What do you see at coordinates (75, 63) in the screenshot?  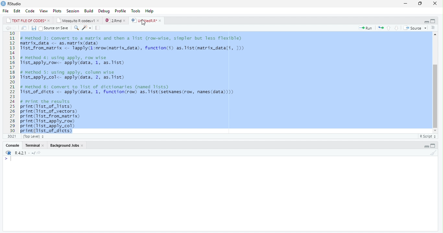 I see `list_apply_row<- apply(data, 1, as.list)` at bounding box center [75, 63].